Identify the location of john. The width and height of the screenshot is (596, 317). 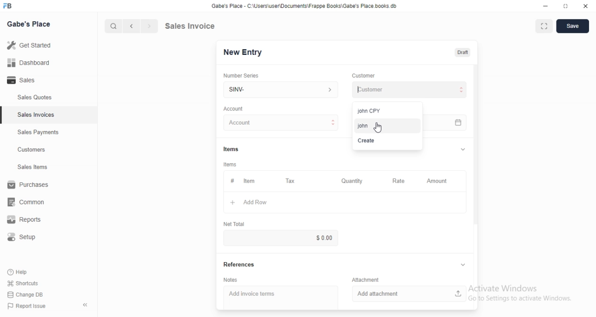
(384, 125).